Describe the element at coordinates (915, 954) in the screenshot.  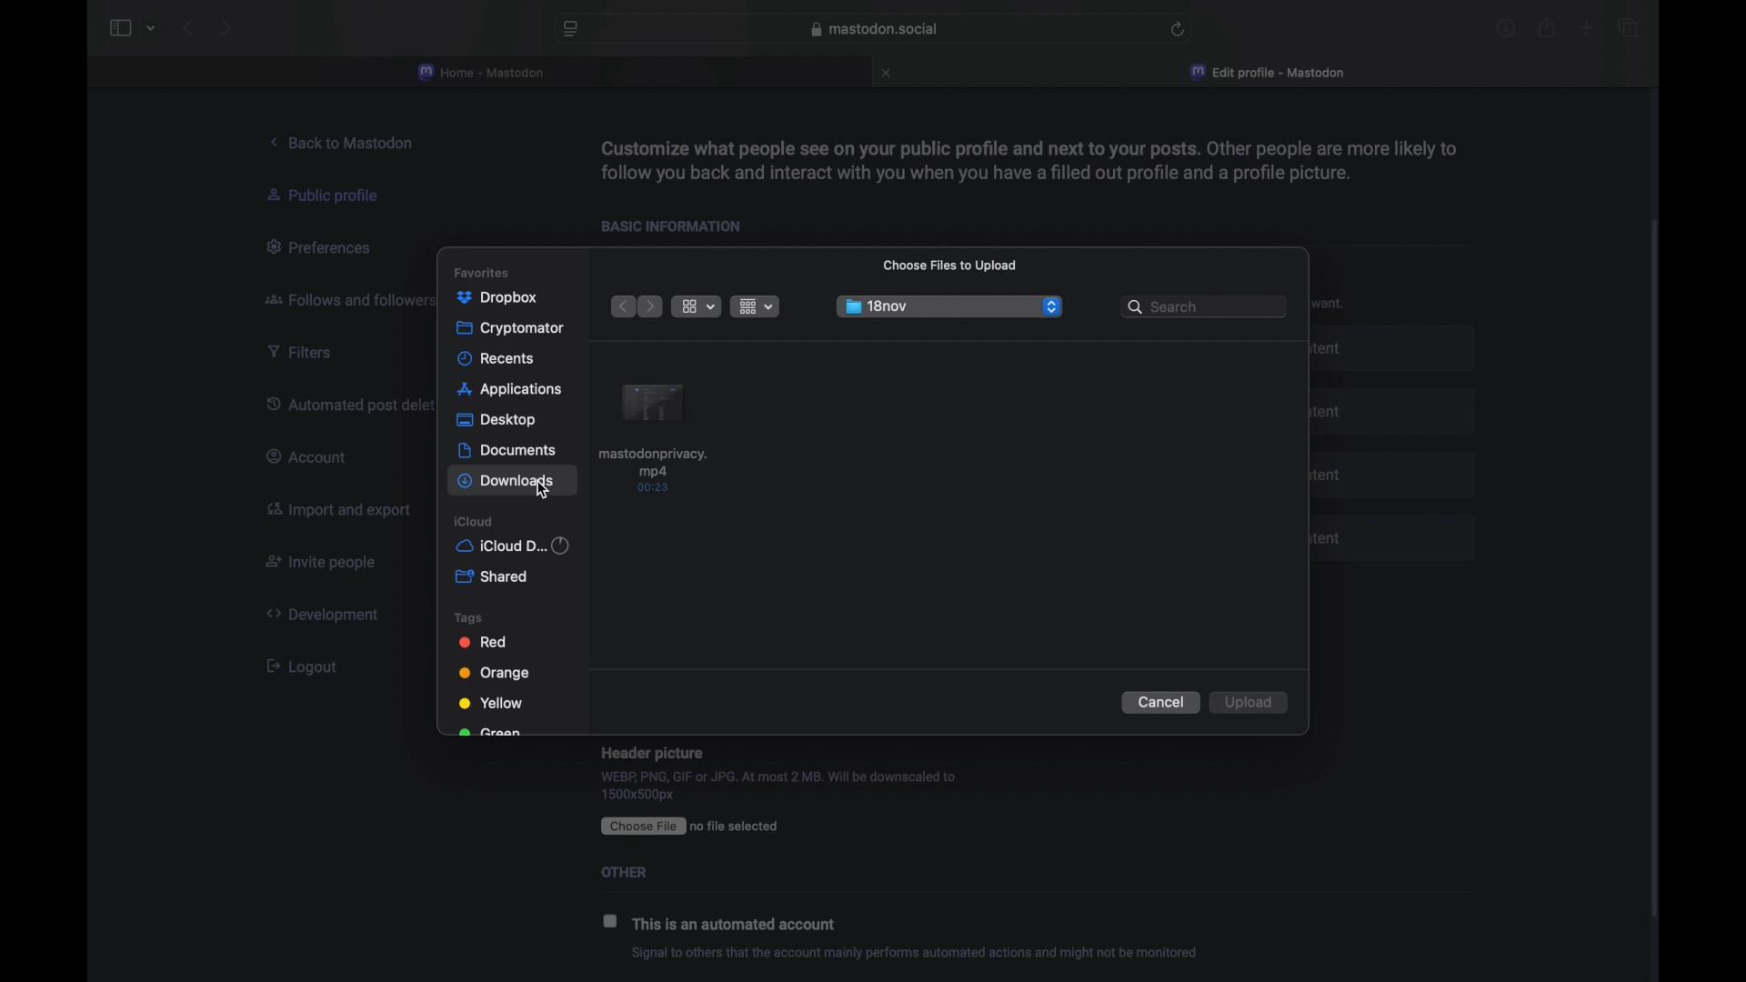
I see `info` at that location.